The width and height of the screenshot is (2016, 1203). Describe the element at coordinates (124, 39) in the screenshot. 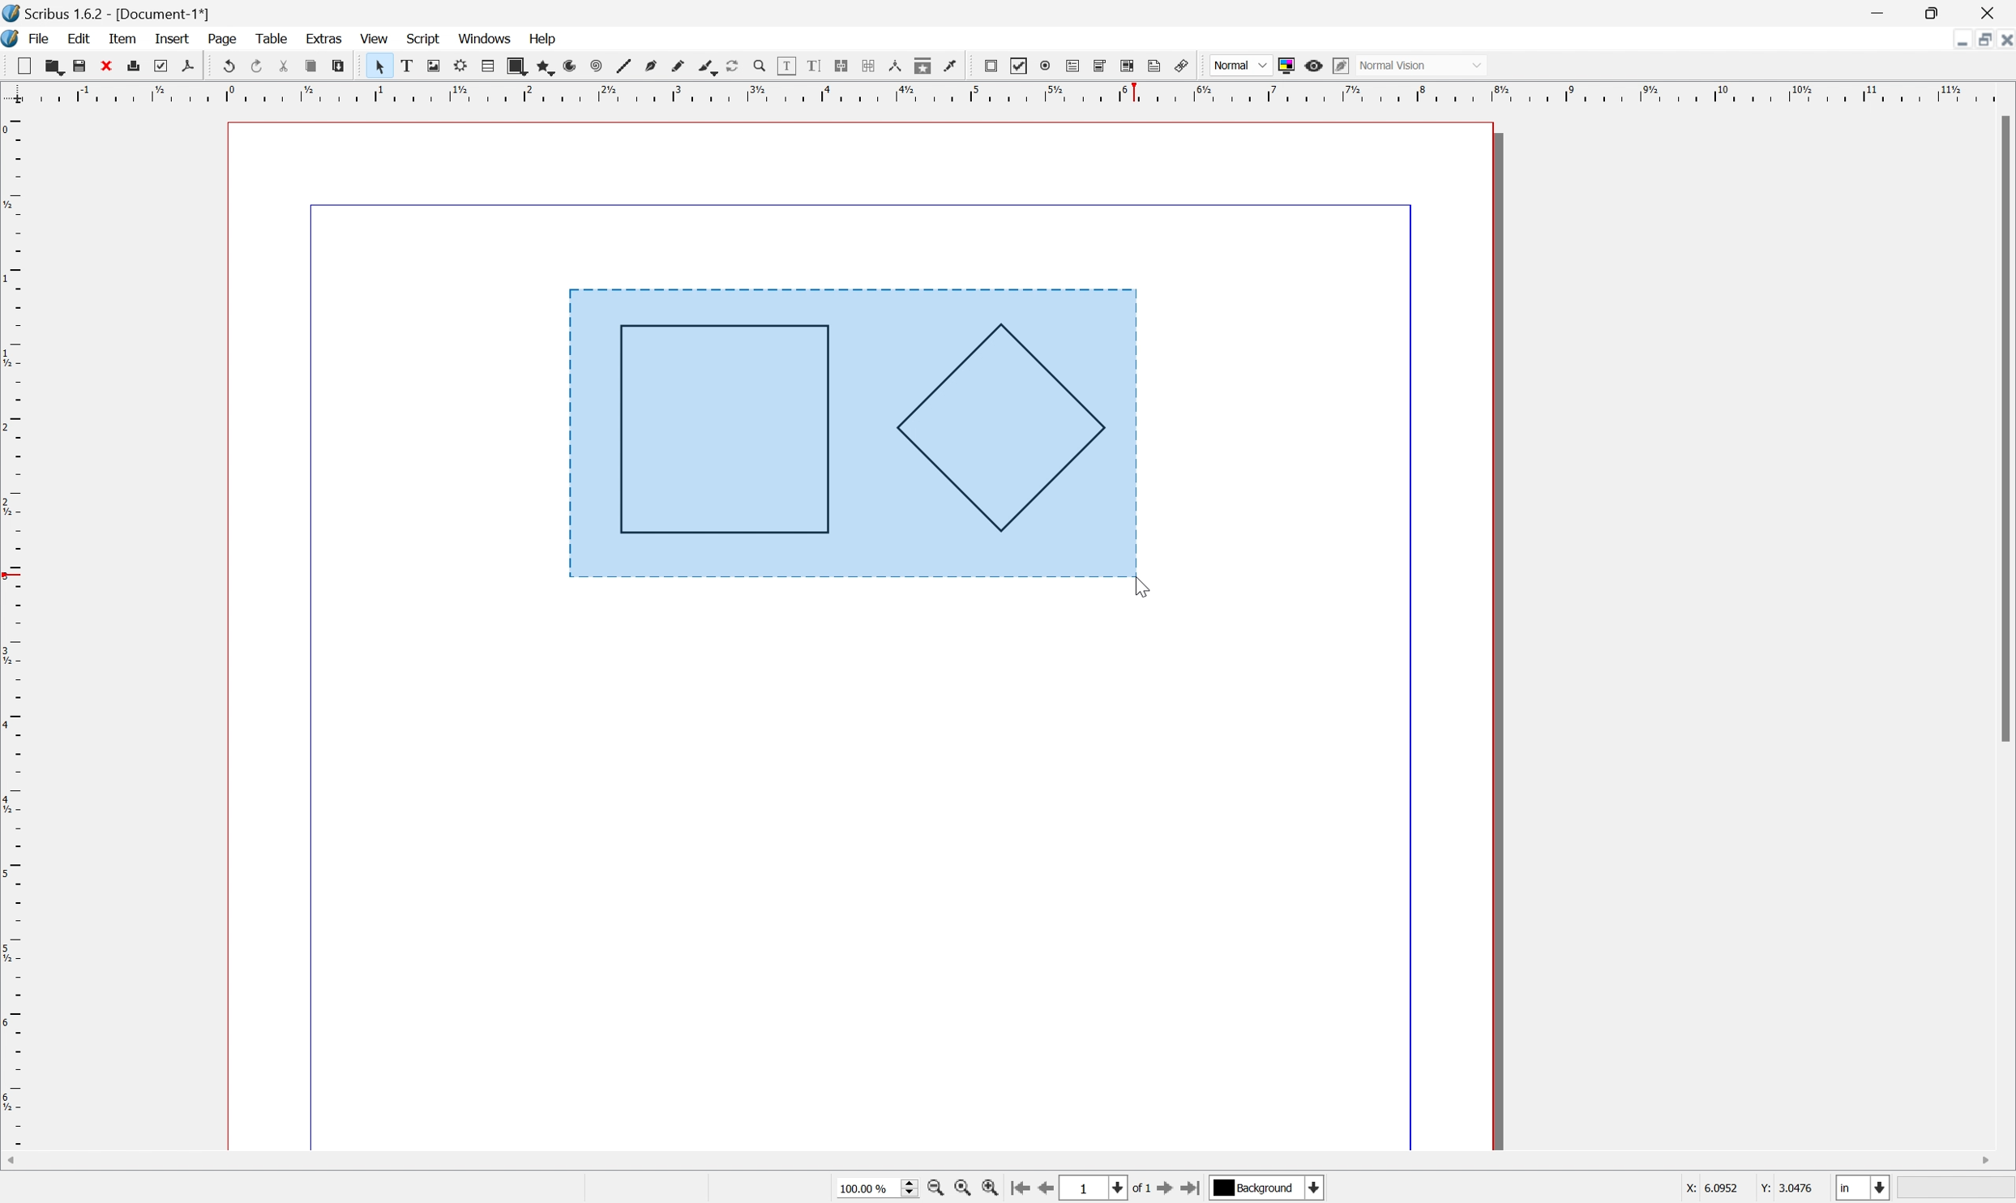

I see `item` at that location.